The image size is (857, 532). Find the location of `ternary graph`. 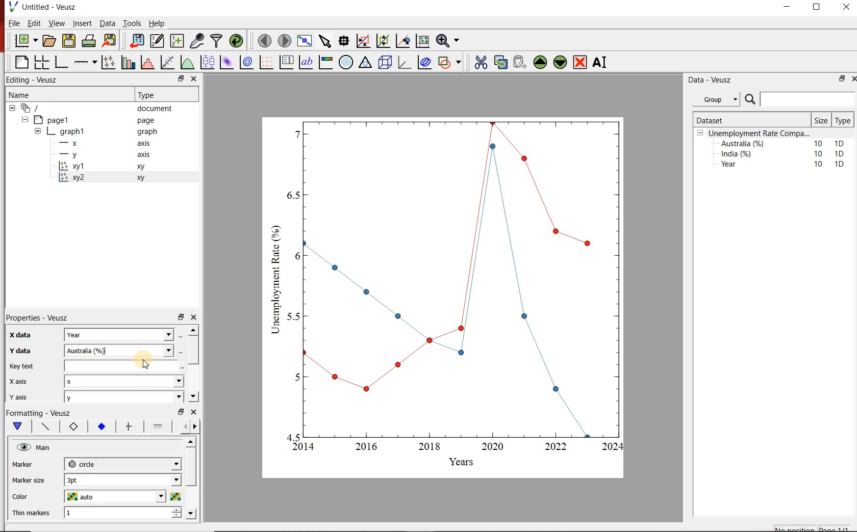

ternary graph is located at coordinates (365, 62).